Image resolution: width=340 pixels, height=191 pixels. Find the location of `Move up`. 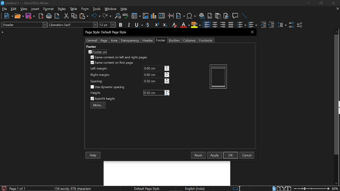

Move up is located at coordinates (337, 31).